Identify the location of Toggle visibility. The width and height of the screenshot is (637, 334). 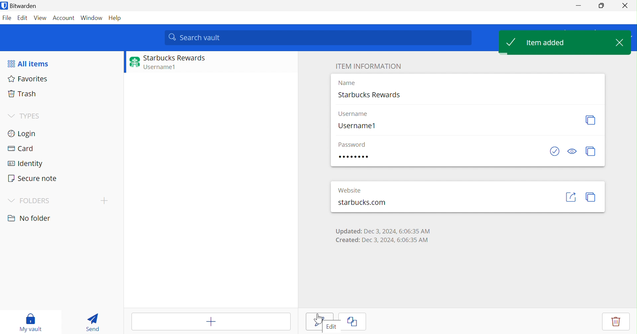
(573, 152).